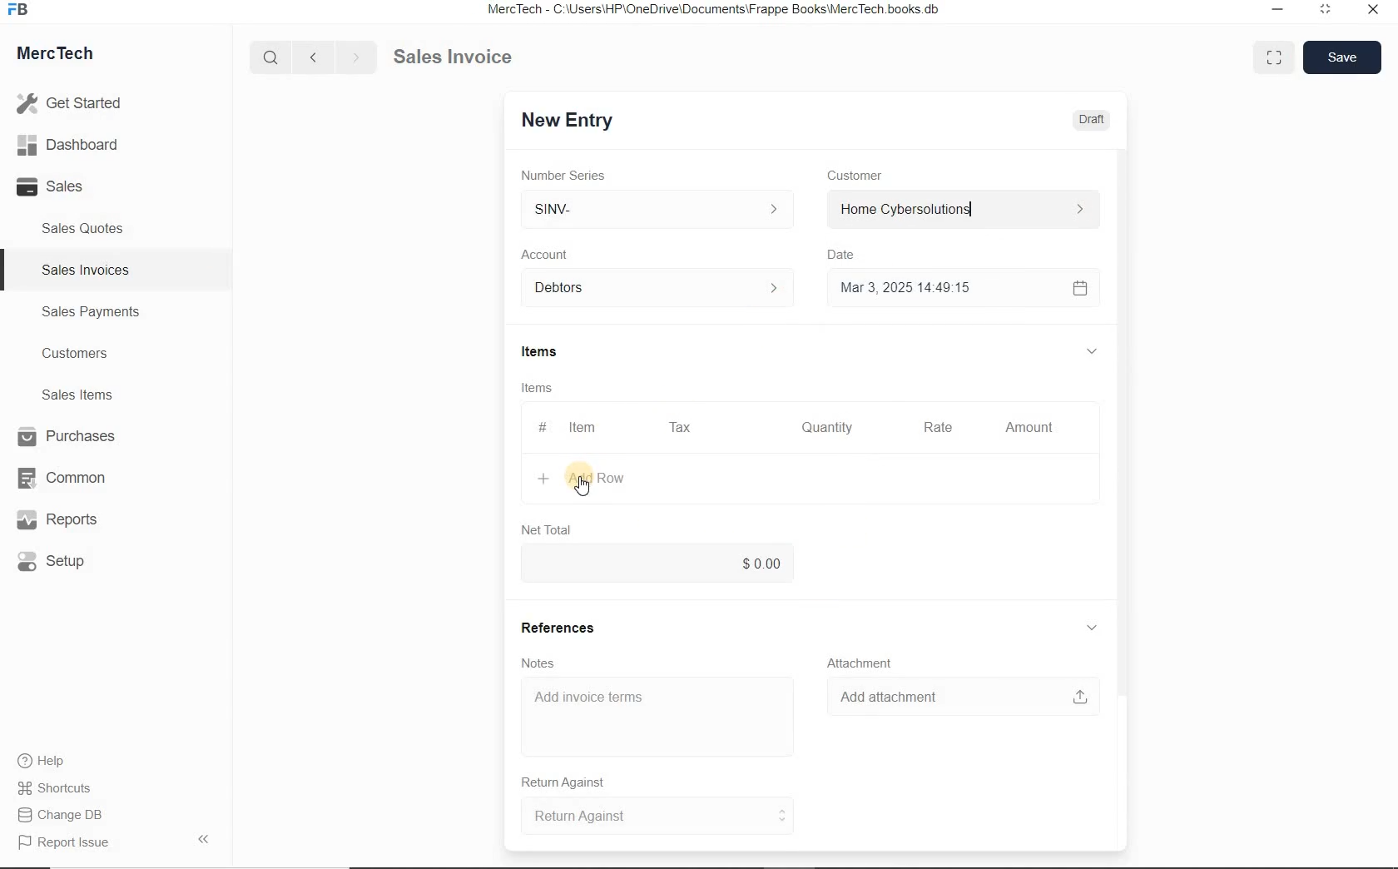  I want to click on Calendar, so click(1078, 290).